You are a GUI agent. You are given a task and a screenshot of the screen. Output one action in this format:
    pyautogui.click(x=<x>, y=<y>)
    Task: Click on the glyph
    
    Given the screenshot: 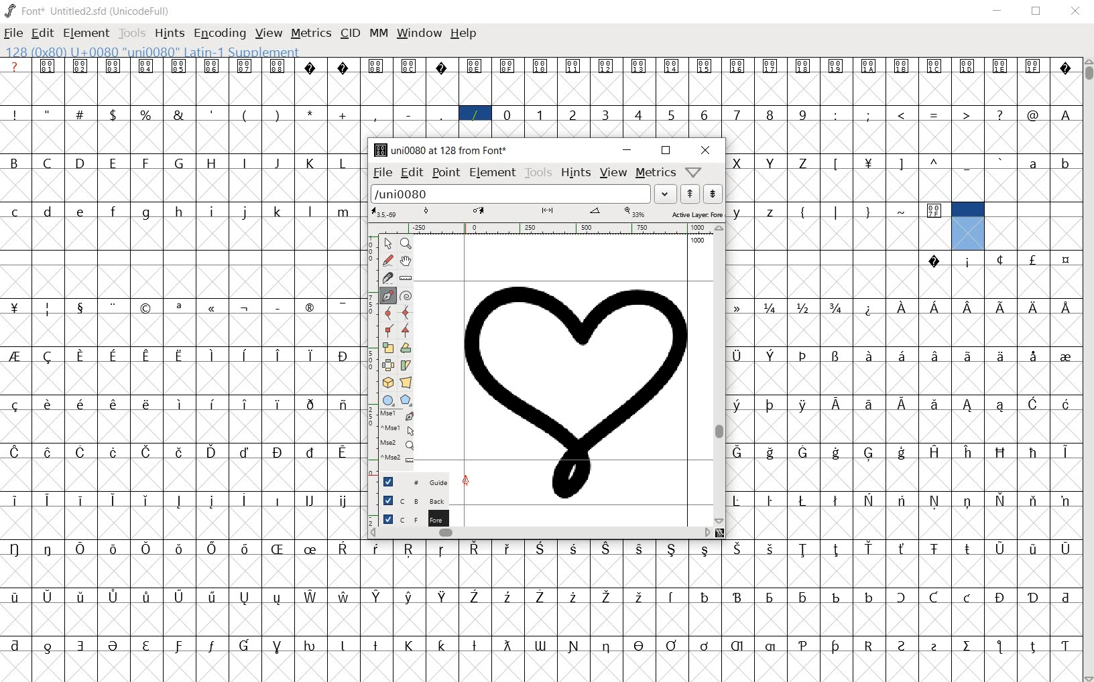 What is the action you would take?
    pyautogui.click(x=706, y=597)
    